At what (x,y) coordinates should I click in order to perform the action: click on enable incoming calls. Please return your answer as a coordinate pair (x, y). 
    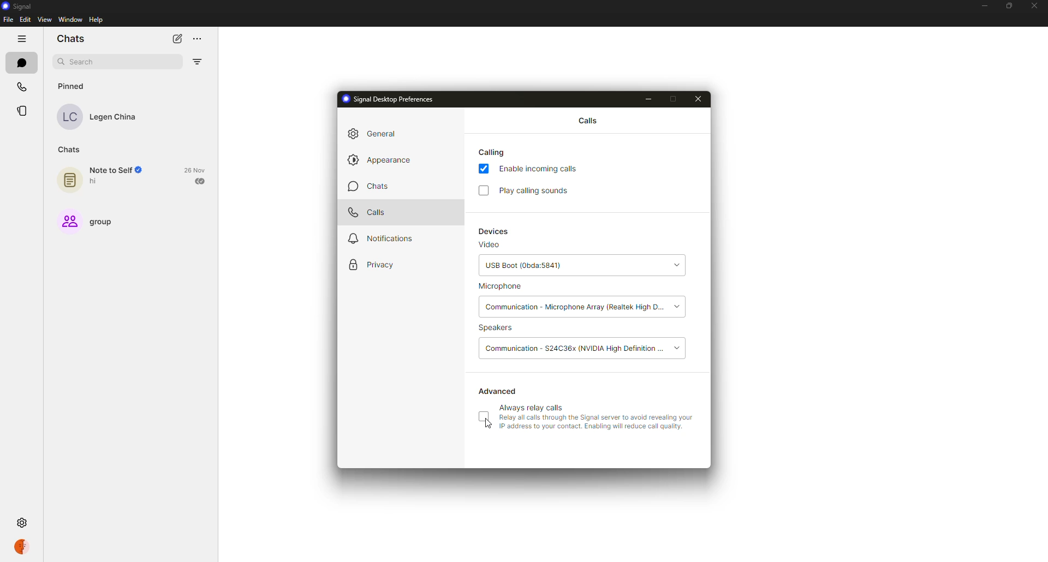
    Looking at the image, I should click on (541, 168).